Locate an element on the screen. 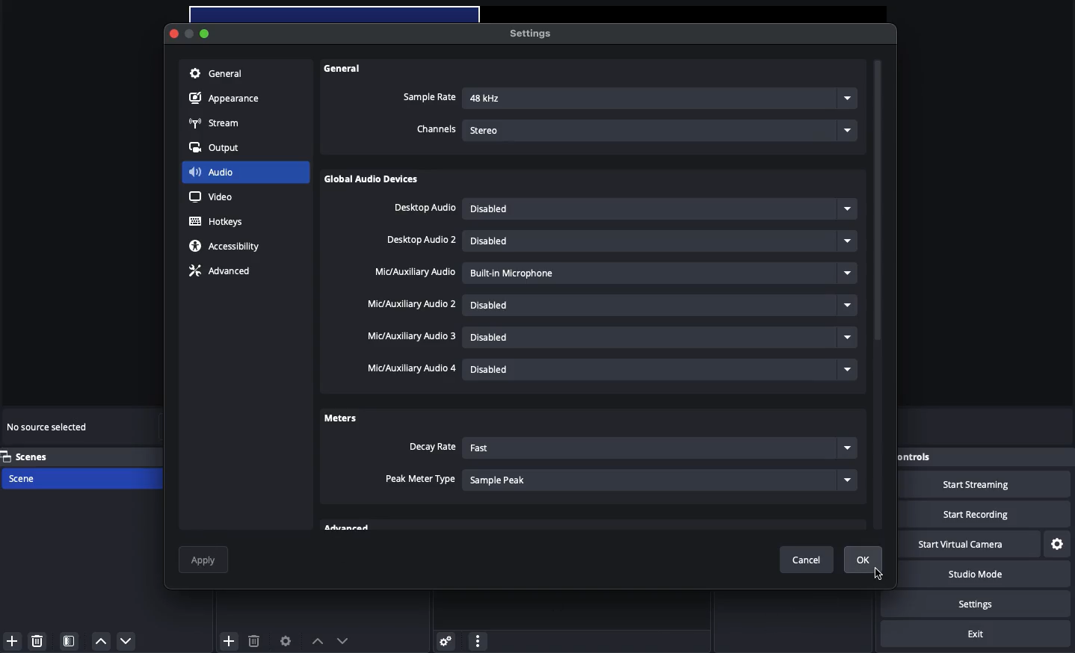 The width and height of the screenshot is (1075, 653). Scene is located at coordinates (39, 479).